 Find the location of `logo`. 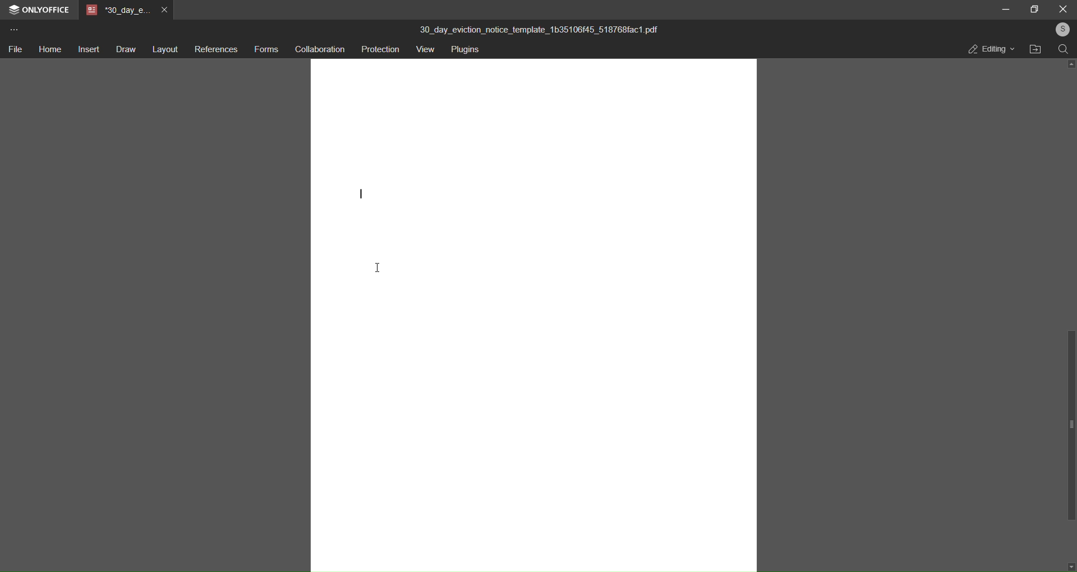

logo is located at coordinates (14, 11).